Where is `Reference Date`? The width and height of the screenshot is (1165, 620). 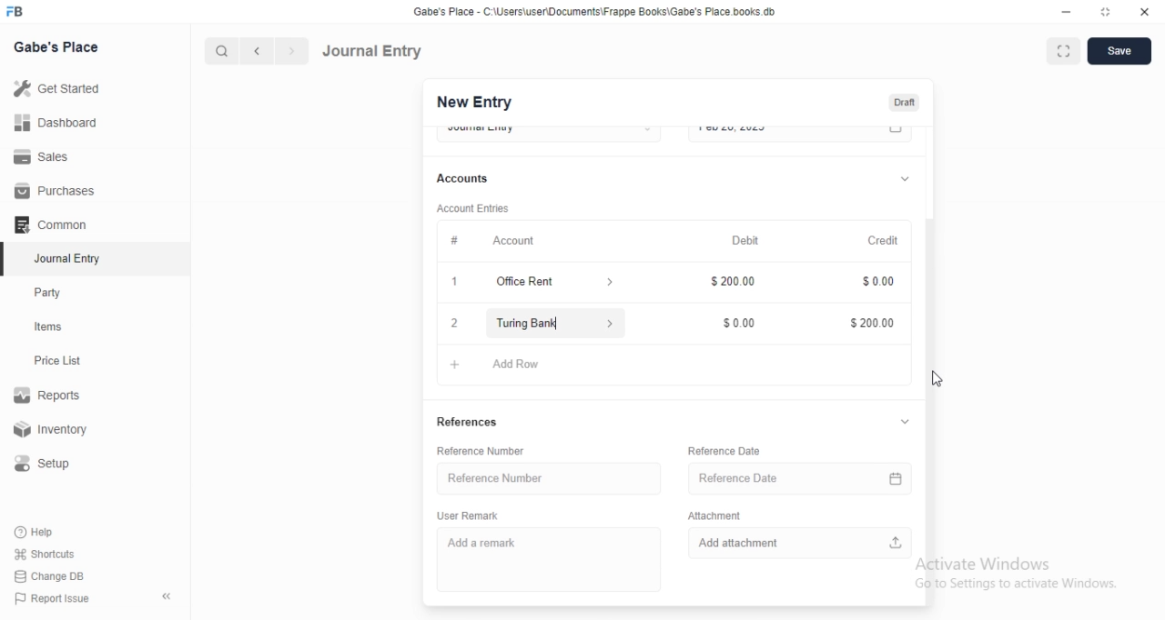 Reference Date is located at coordinates (729, 447).